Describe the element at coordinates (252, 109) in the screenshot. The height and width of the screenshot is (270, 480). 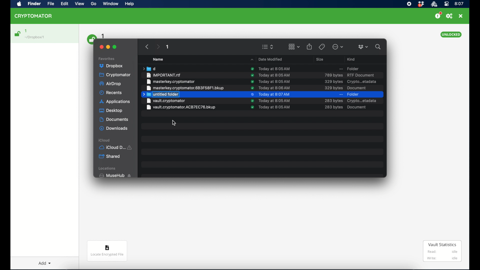
I see `sync` at that location.